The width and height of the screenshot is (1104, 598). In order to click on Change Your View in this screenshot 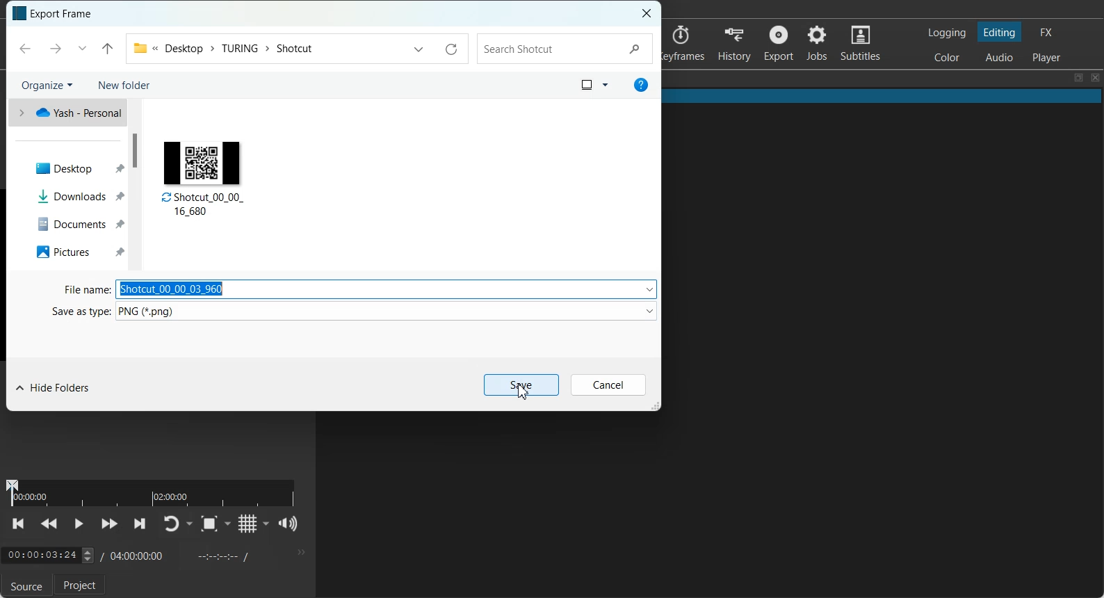, I will do `click(585, 84)`.